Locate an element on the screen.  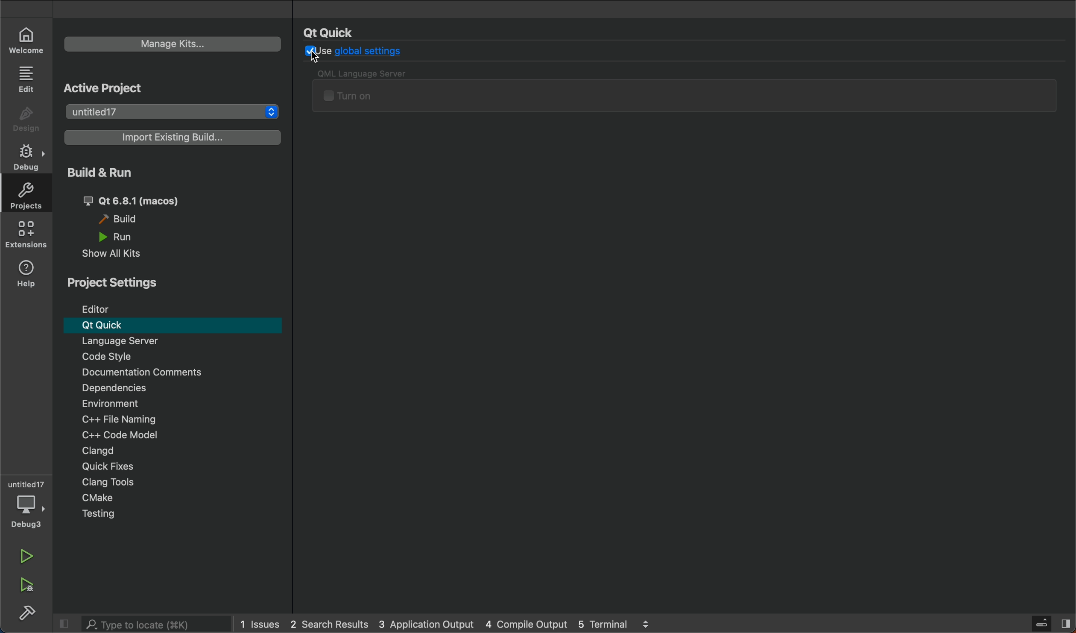
QML server  is located at coordinates (685, 96).